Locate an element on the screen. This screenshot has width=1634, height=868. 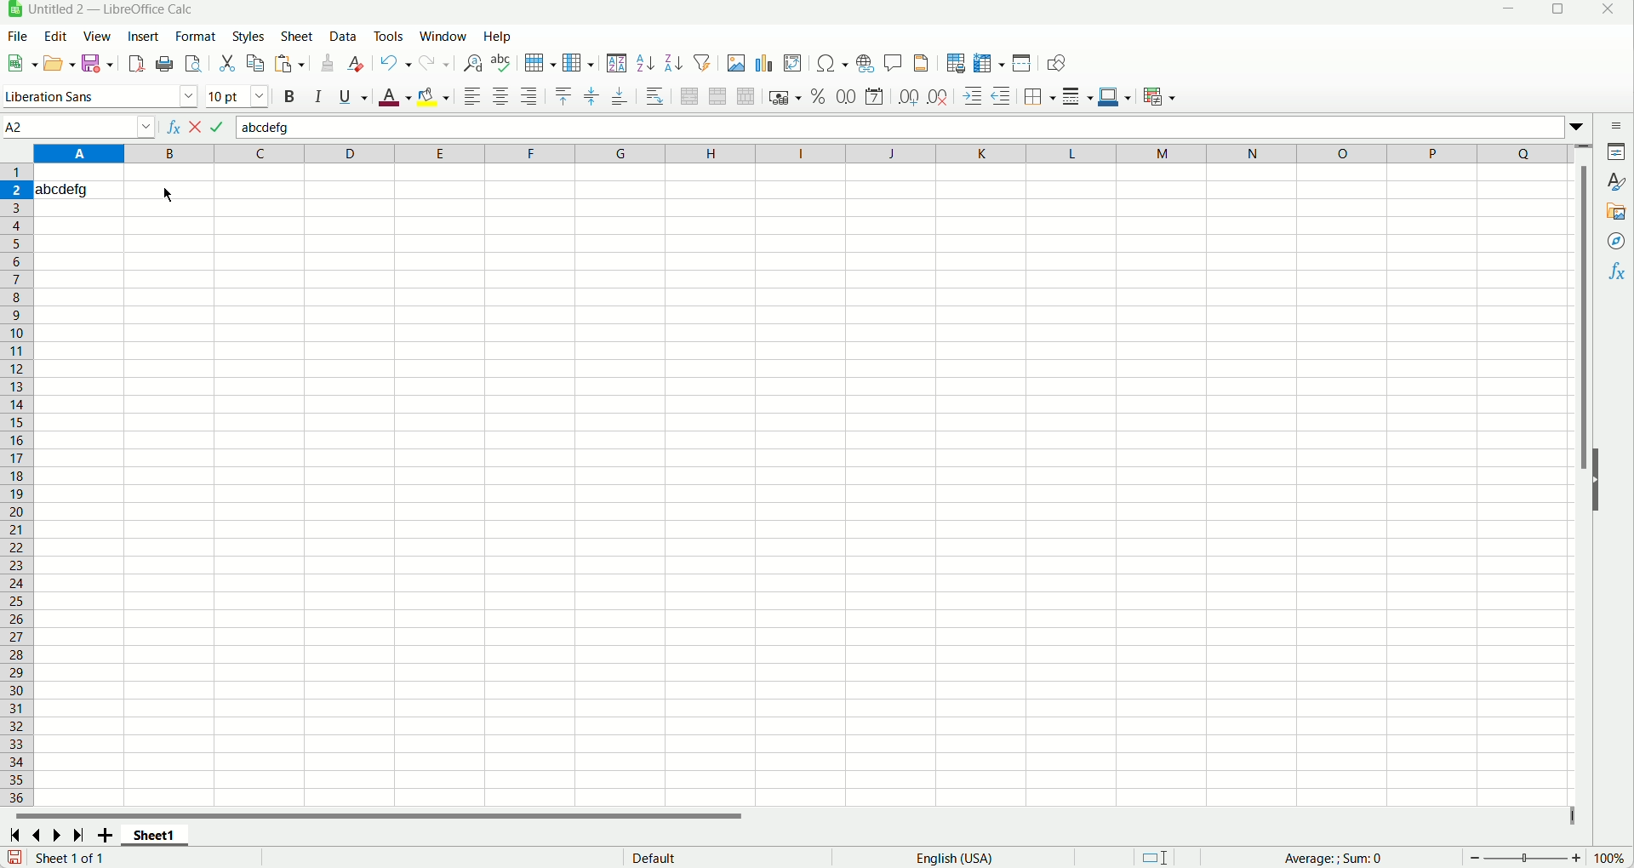
format as currency is located at coordinates (785, 97).